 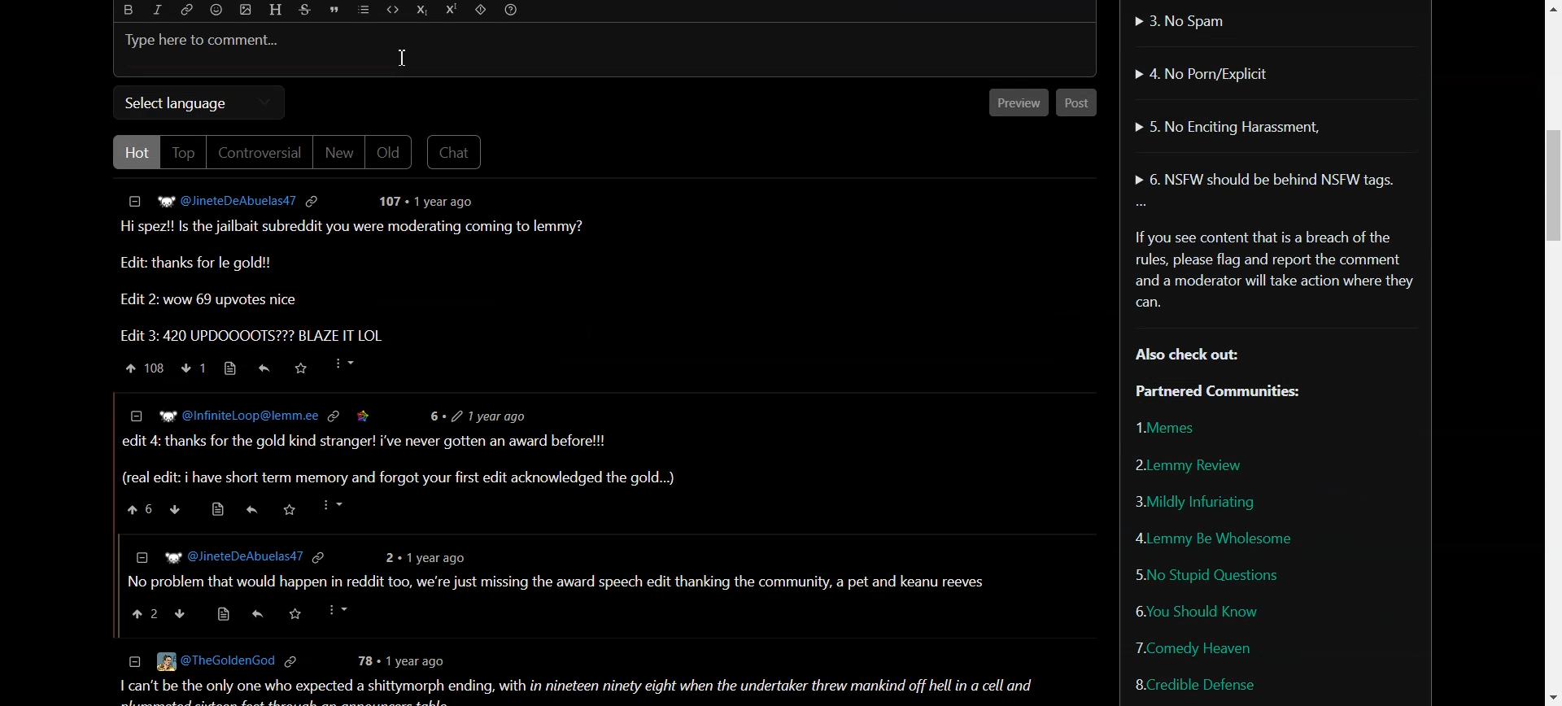 What do you see at coordinates (1266, 176) in the screenshot?
I see `NSFW should be behind NSFW tags` at bounding box center [1266, 176].